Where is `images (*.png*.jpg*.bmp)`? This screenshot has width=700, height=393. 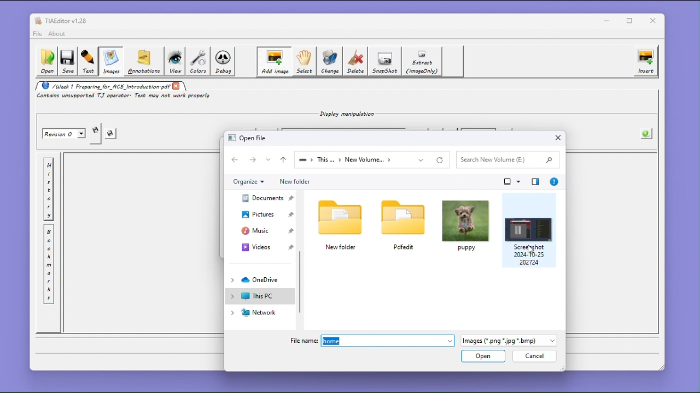
images (*.png*.jpg*.bmp) is located at coordinates (509, 342).